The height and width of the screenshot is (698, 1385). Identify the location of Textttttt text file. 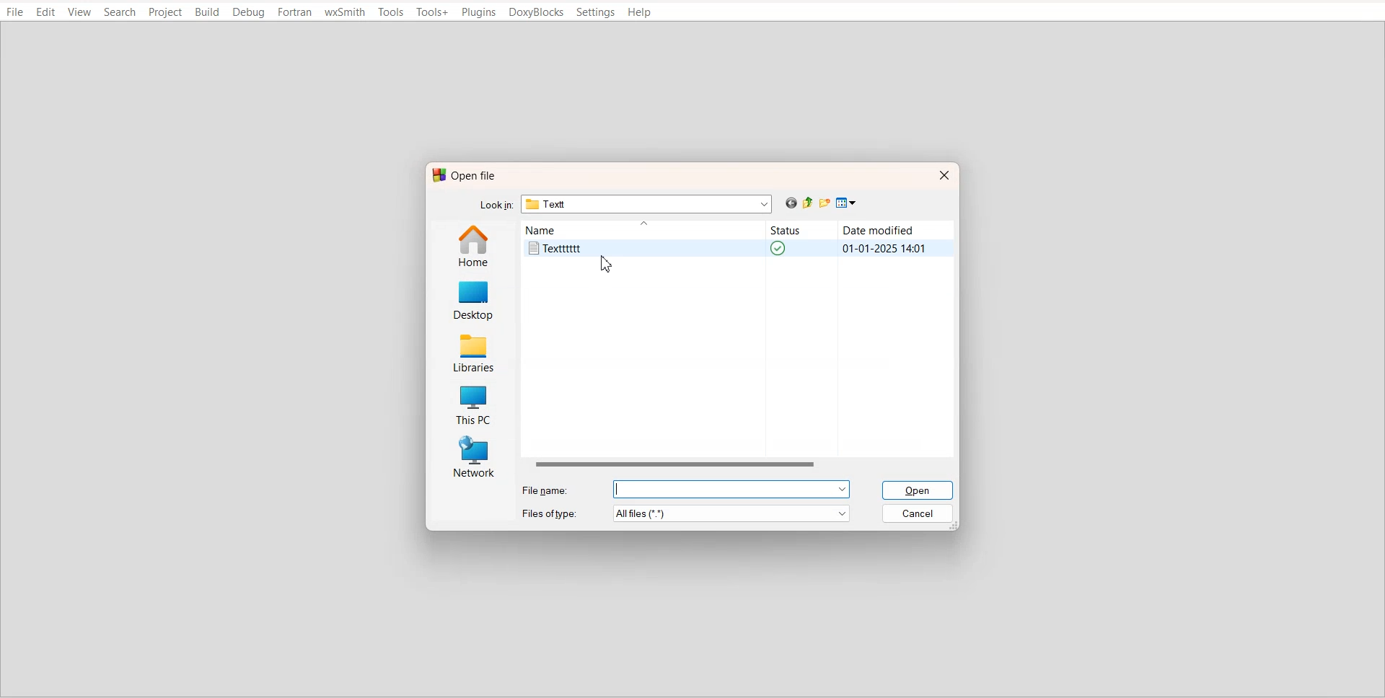
(734, 249).